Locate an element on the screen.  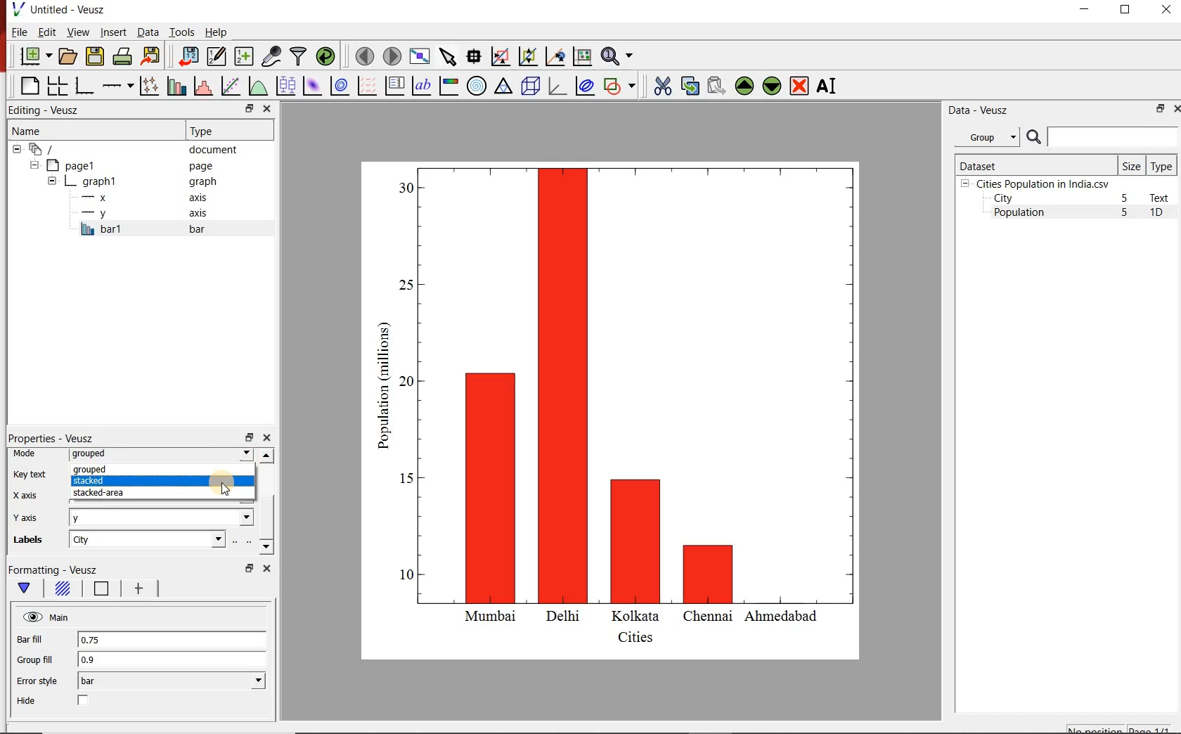
restore is located at coordinates (248, 568).